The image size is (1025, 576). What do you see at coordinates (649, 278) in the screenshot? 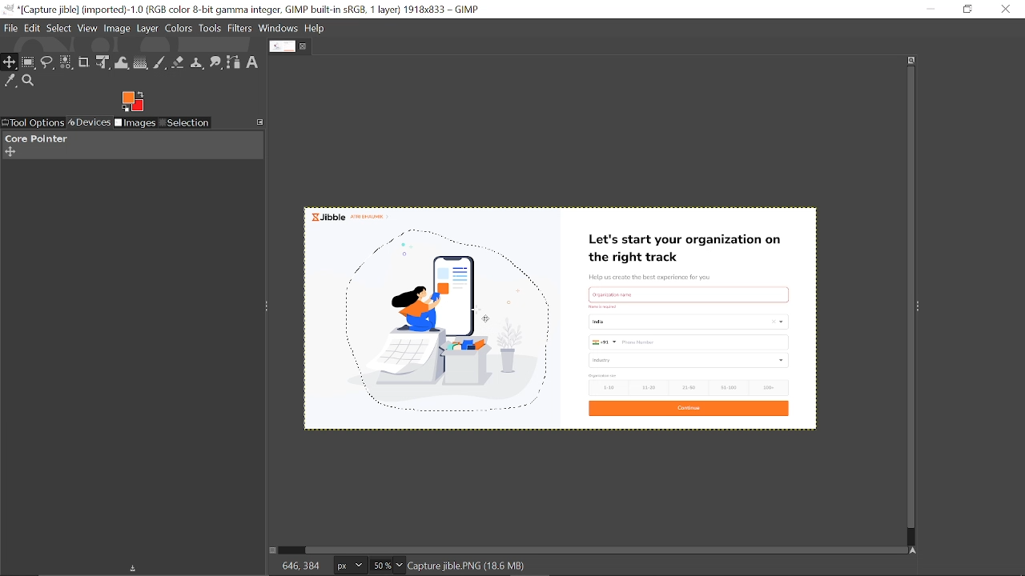
I see `Help us create the best experience for you` at bounding box center [649, 278].